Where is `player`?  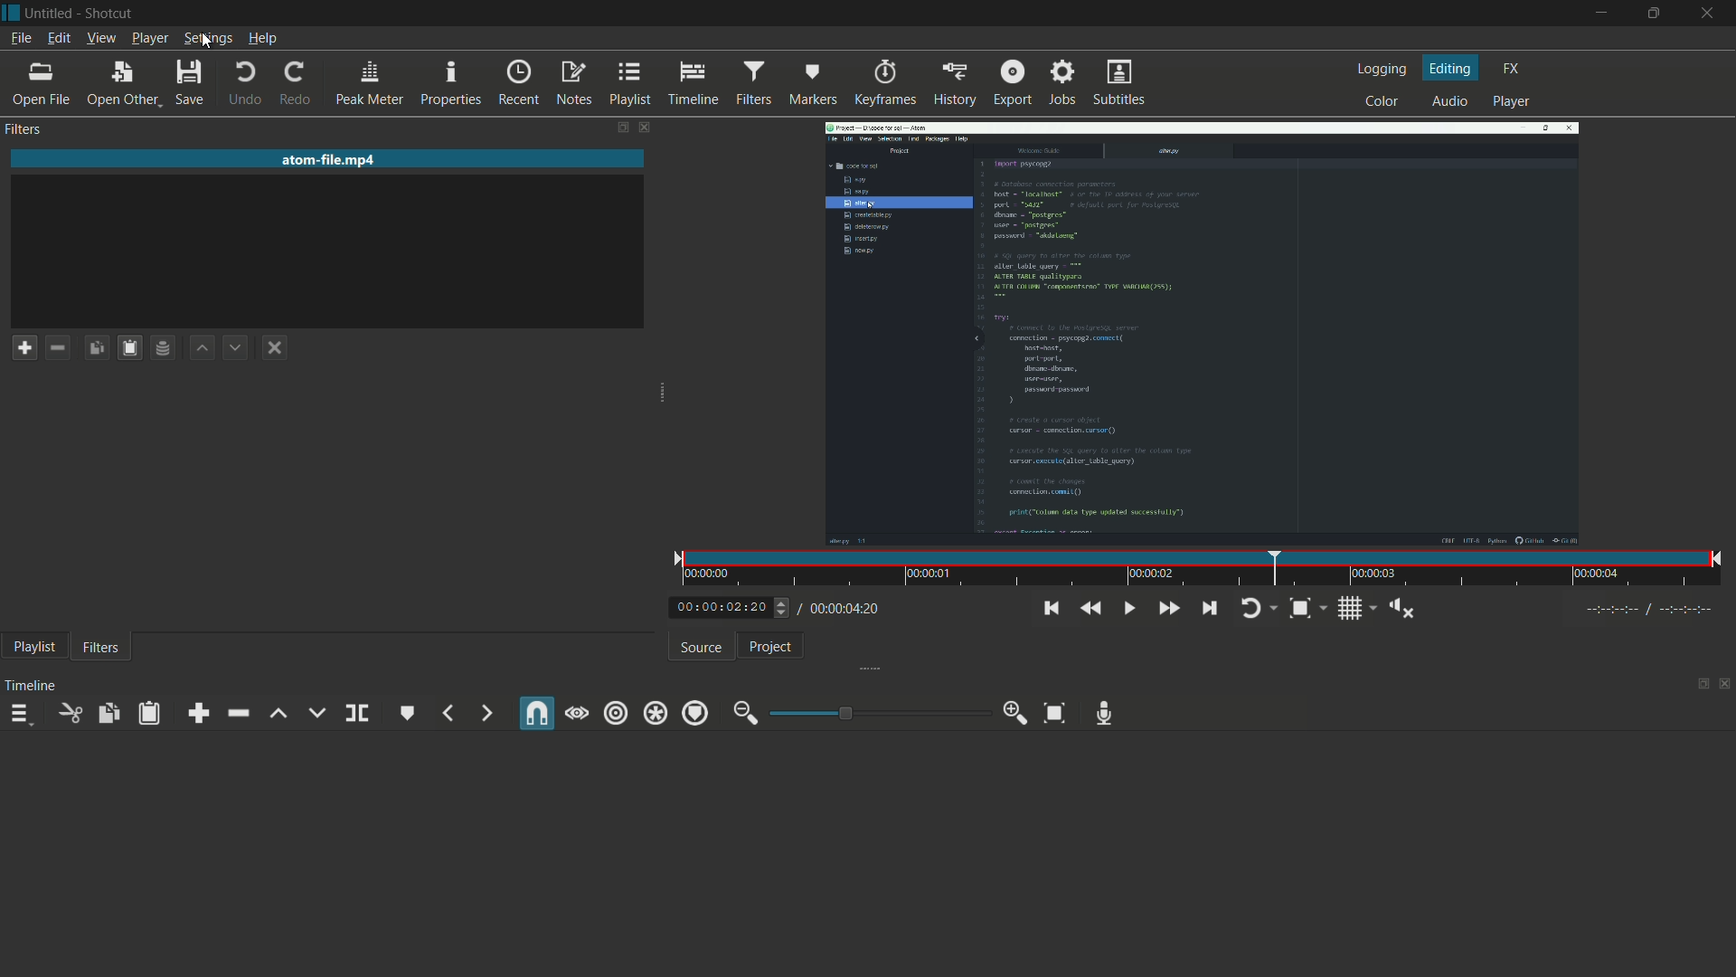 player is located at coordinates (1514, 101).